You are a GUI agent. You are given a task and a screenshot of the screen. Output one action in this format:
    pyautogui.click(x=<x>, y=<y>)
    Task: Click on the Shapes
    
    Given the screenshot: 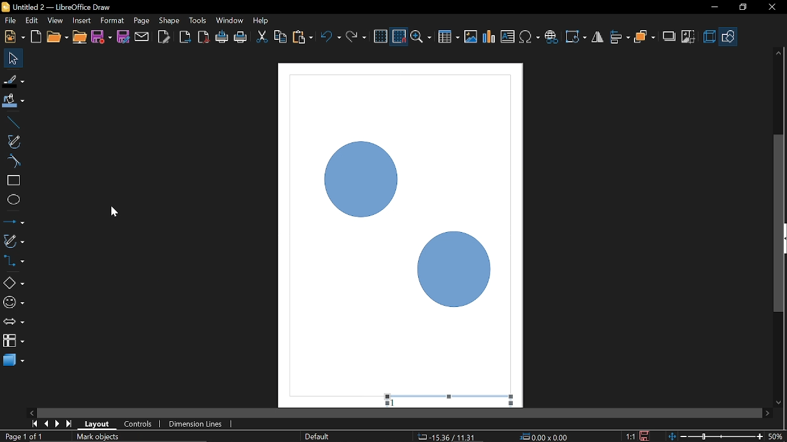 What is the action you would take?
    pyautogui.click(x=13, y=282)
    